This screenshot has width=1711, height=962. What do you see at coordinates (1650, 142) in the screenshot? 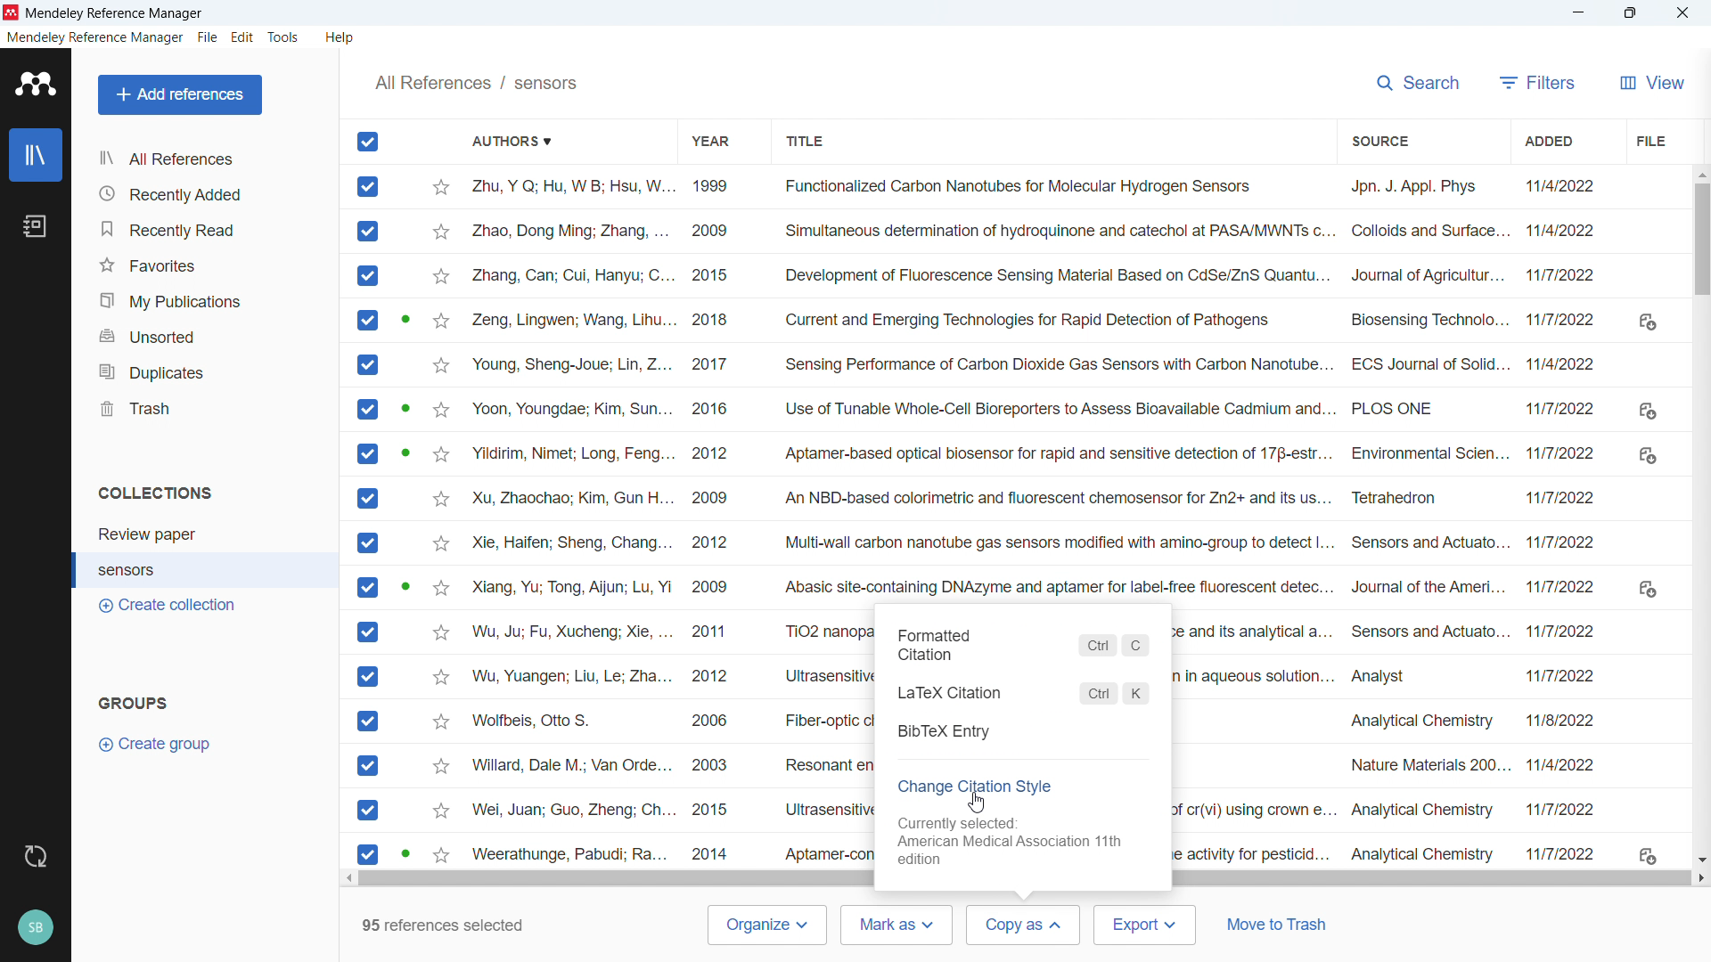
I see `File` at bounding box center [1650, 142].